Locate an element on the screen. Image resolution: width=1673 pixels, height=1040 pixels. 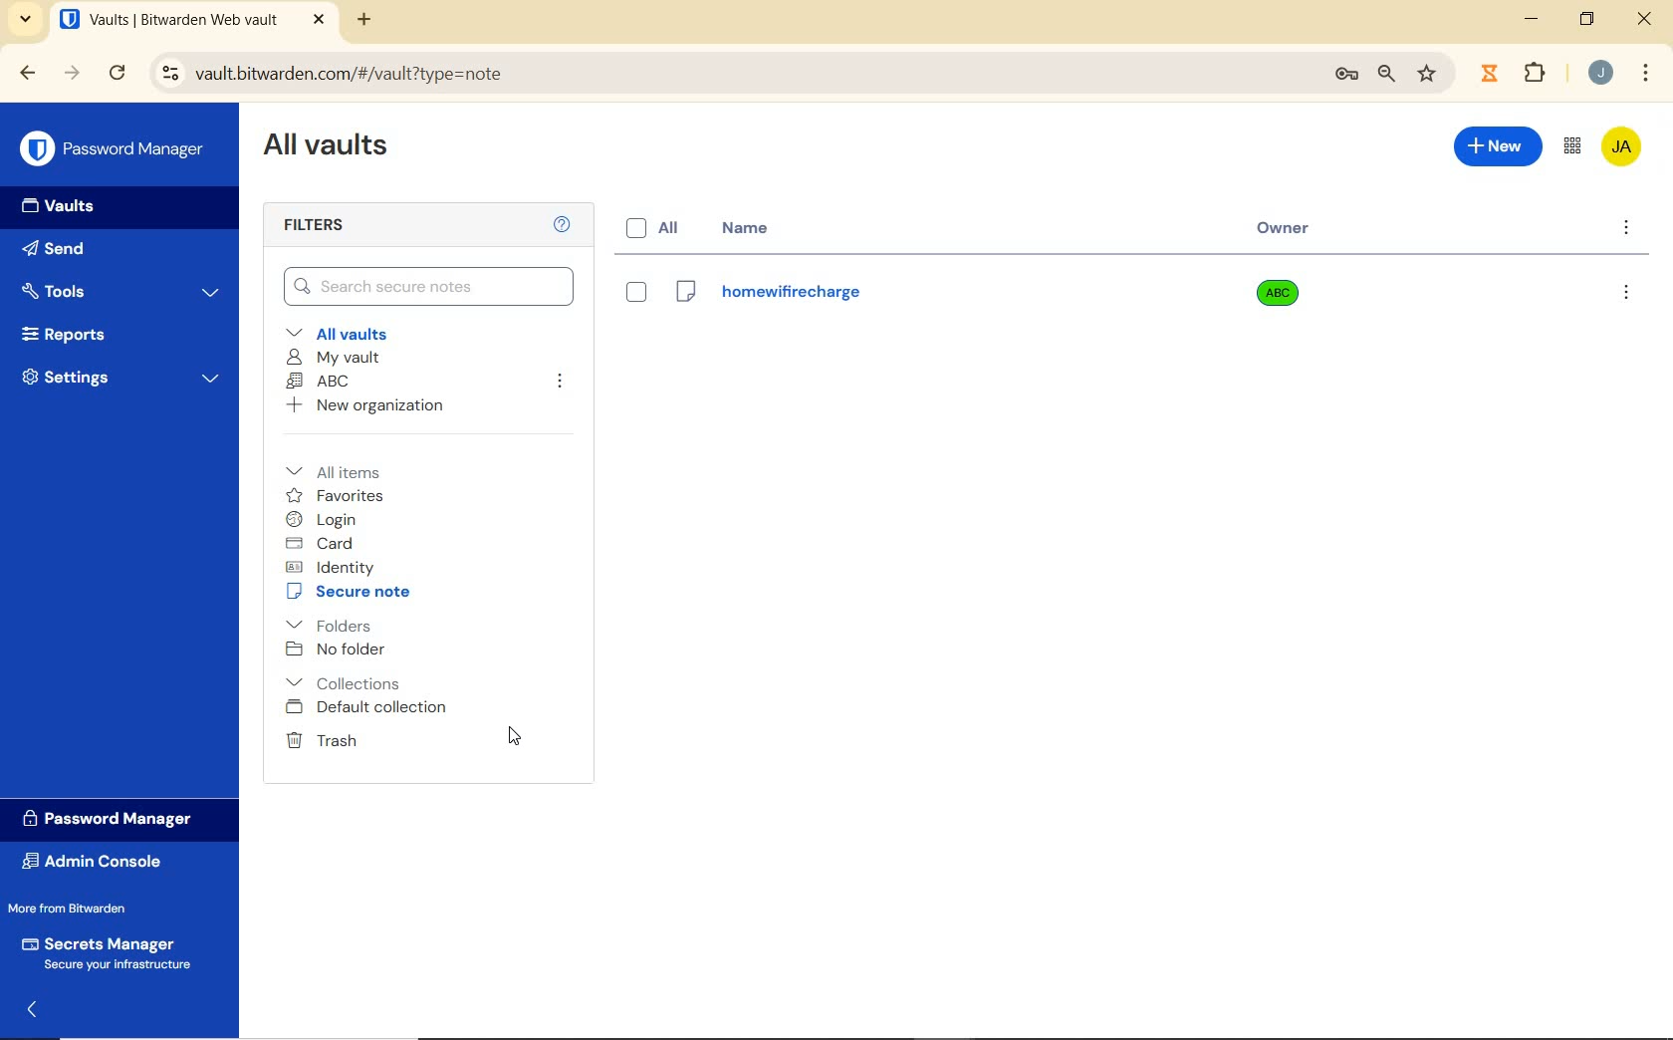
address bar is located at coordinates (727, 75).